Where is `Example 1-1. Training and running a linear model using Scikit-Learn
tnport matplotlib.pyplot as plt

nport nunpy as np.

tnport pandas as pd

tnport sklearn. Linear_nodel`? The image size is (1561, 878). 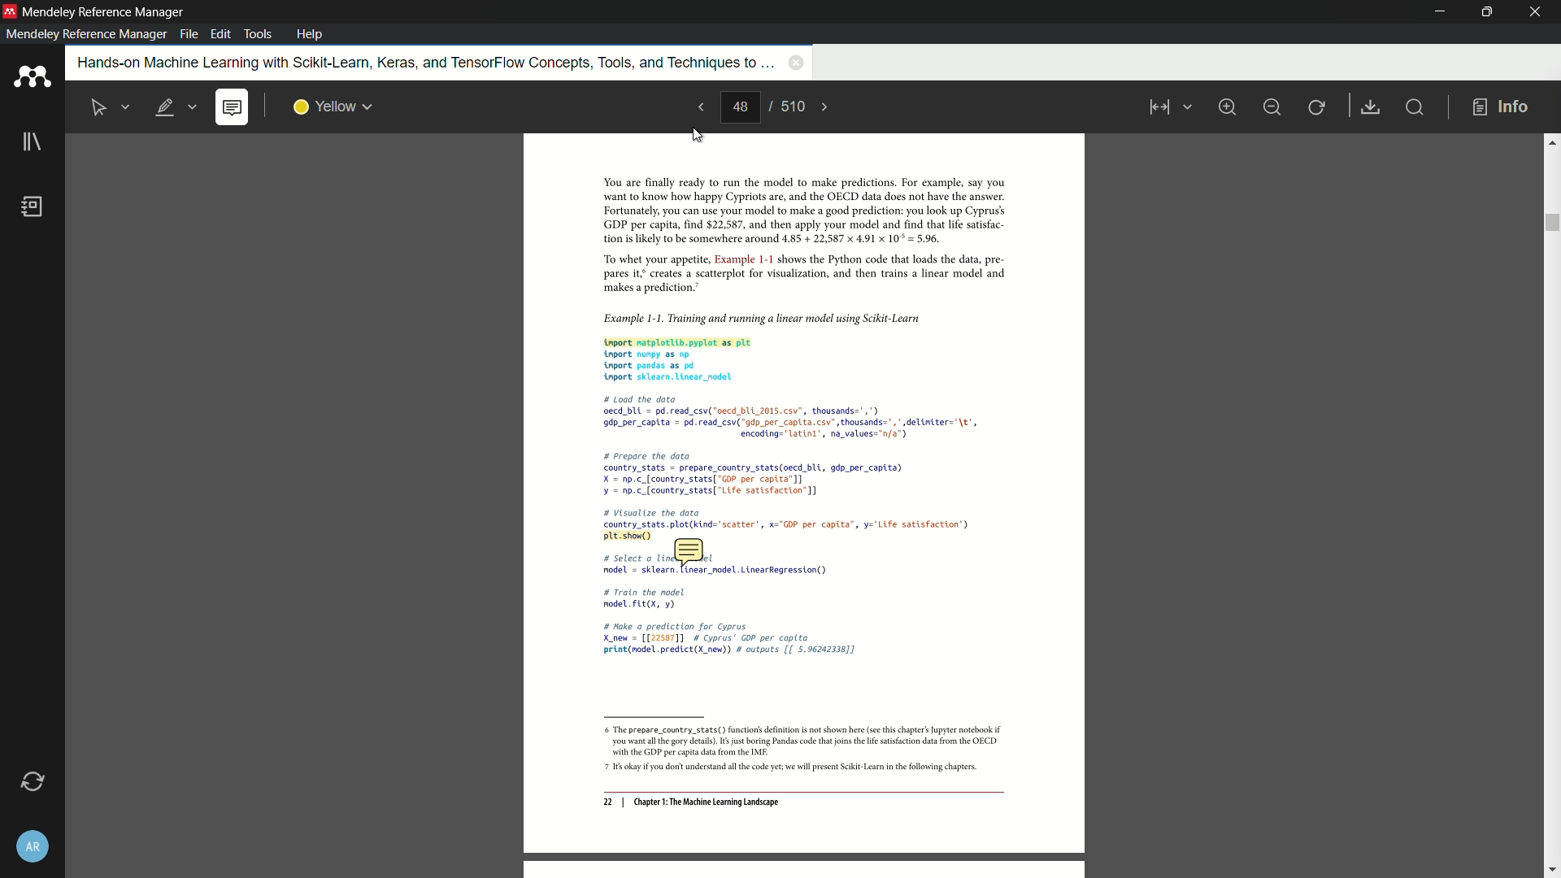
Example 1-1. Training and running a linear model using Scikit-Learn
tnport matplotlib.pyplot as plt

nport nunpy as np.

tnport pandas as pd

tnport sklearn. Linear_nodel is located at coordinates (794, 345).